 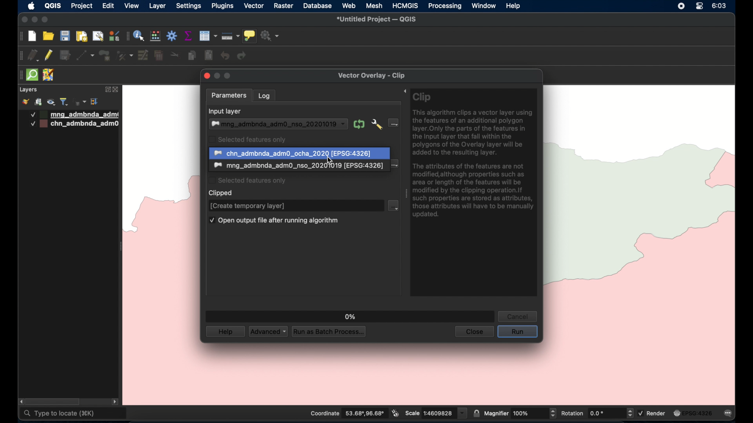 What do you see at coordinates (81, 7) in the screenshot?
I see `project` at bounding box center [81, 7].